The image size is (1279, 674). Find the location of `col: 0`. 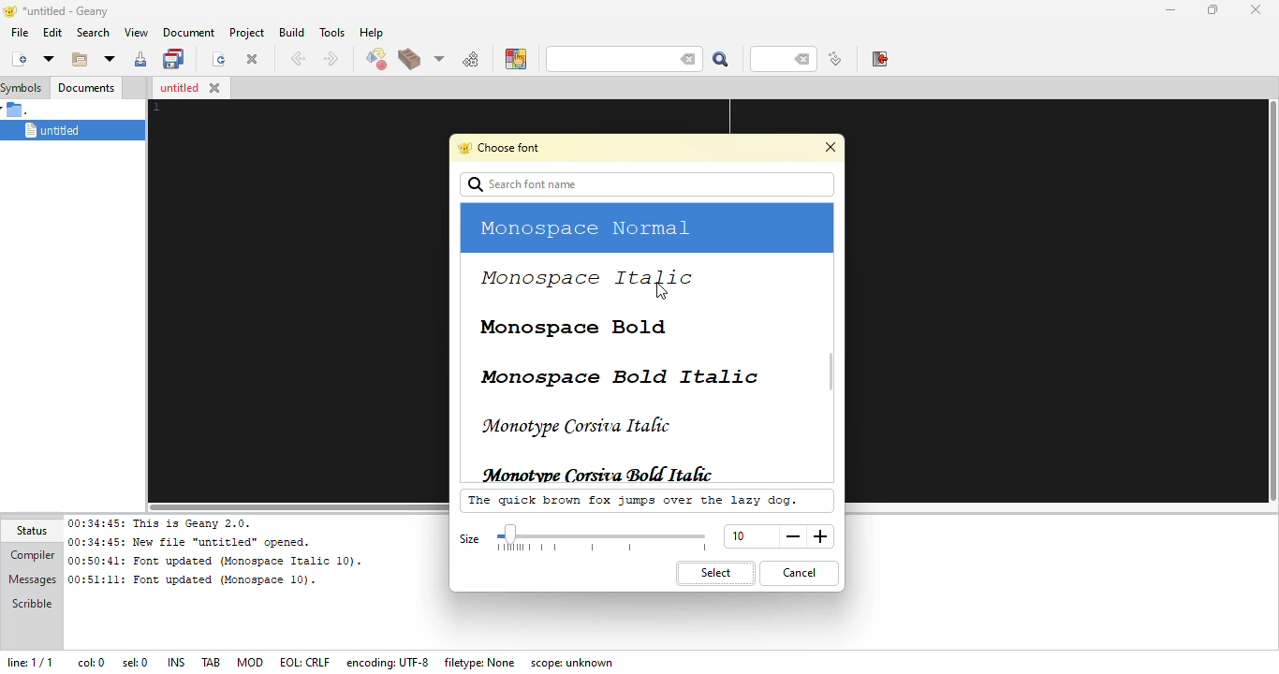

col: 0 is located at coordinates (91, 663).